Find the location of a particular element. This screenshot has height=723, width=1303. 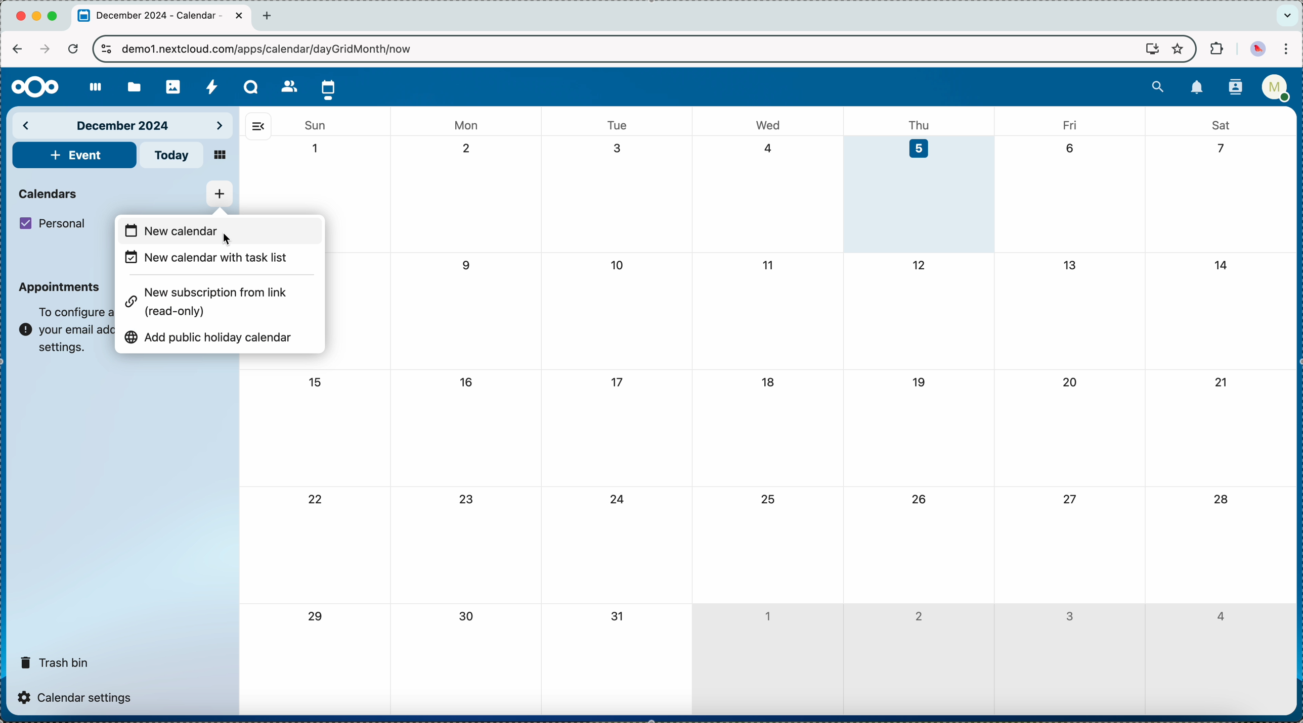

22 is located at coordinates (316, 501).